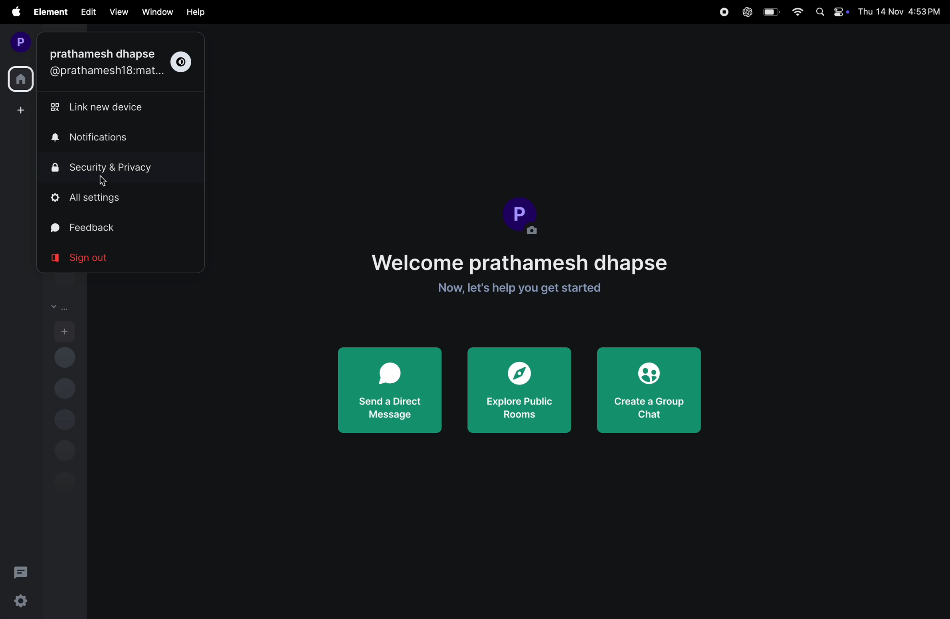  What do you see at coordinates (108, 227) in the screenshot?
I see `feedback` at bounding box center [108, 227].